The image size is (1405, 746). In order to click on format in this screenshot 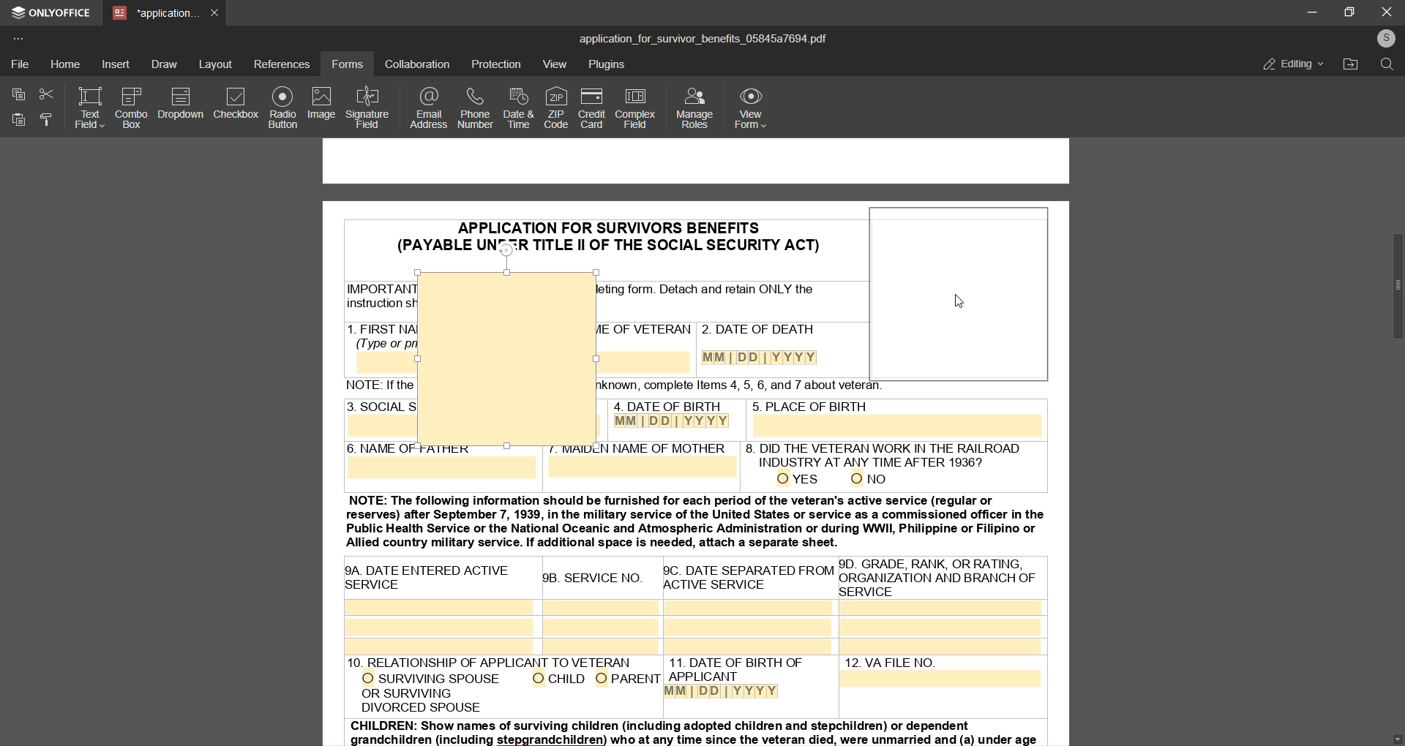, I will do `click(45, 122)`.